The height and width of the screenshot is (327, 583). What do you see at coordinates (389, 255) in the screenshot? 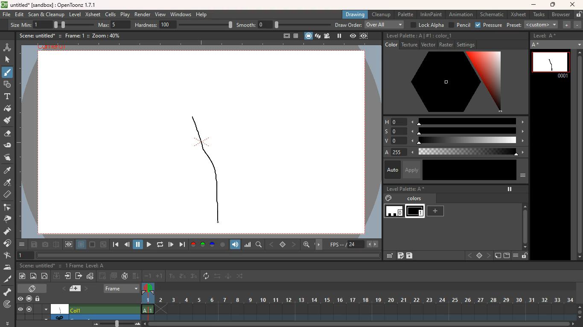
I see `edit` at bounding box center [389, 255].